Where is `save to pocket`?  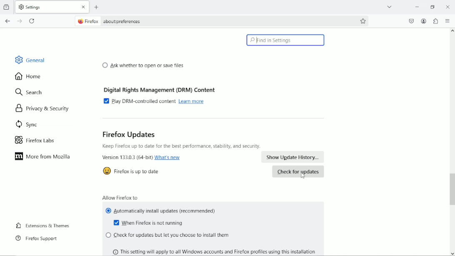
save to pocket is located at coordinates (412, 21).